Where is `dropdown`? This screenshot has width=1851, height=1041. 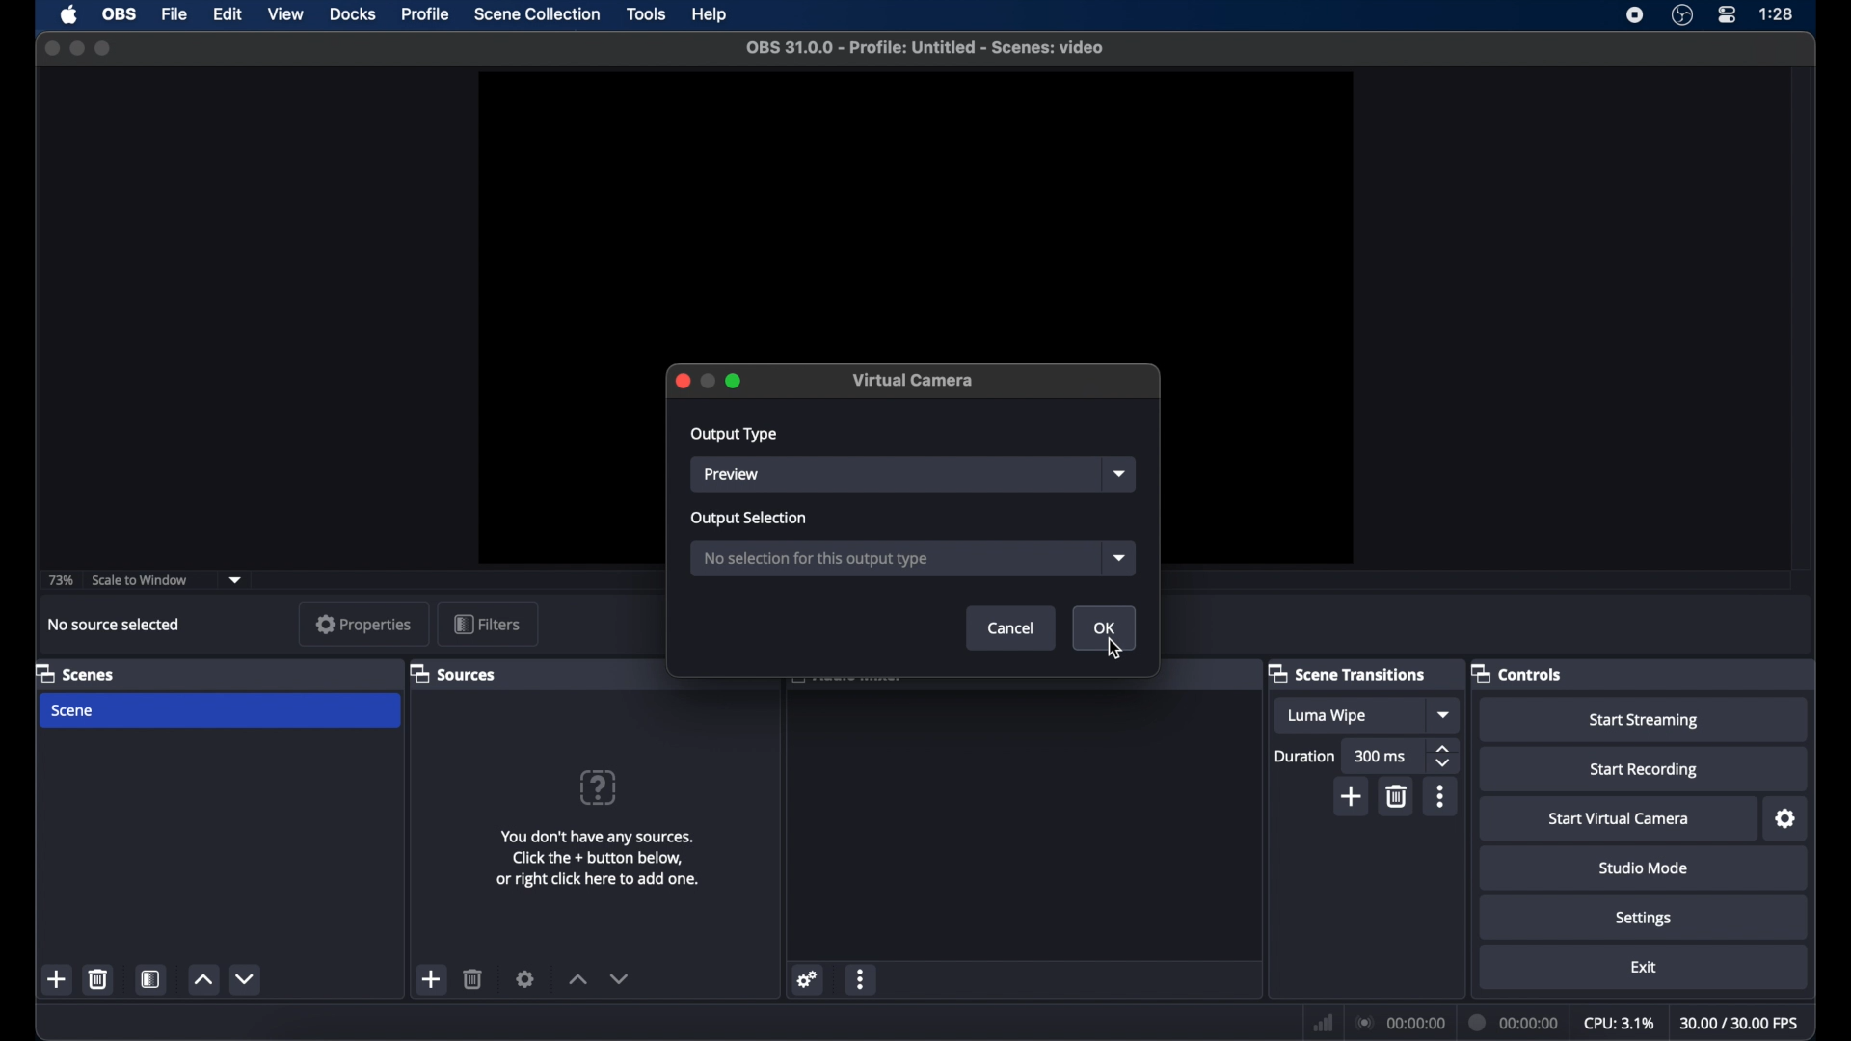
dropdown is located at coordinates (1442, 715).